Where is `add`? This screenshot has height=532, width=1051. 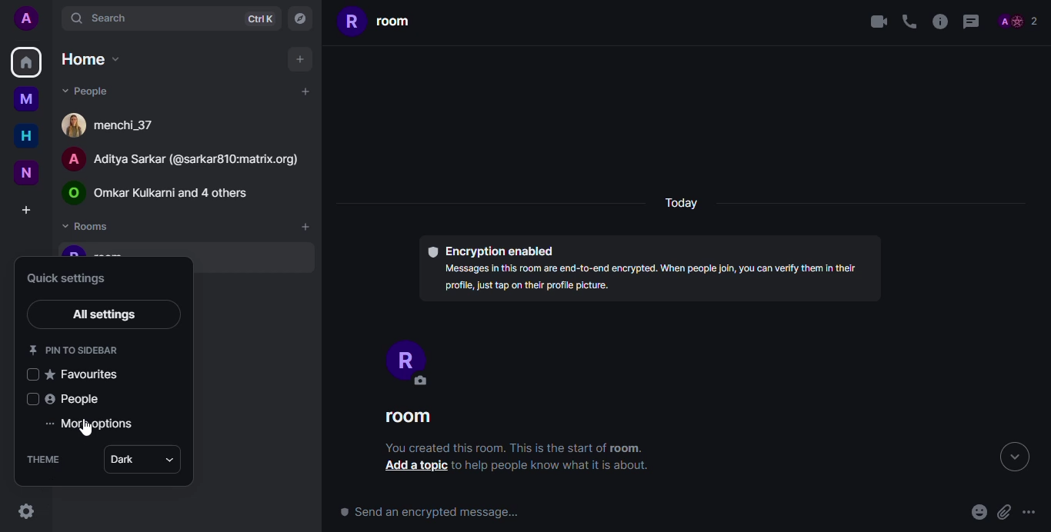 add is located at coordinates (302, 91).